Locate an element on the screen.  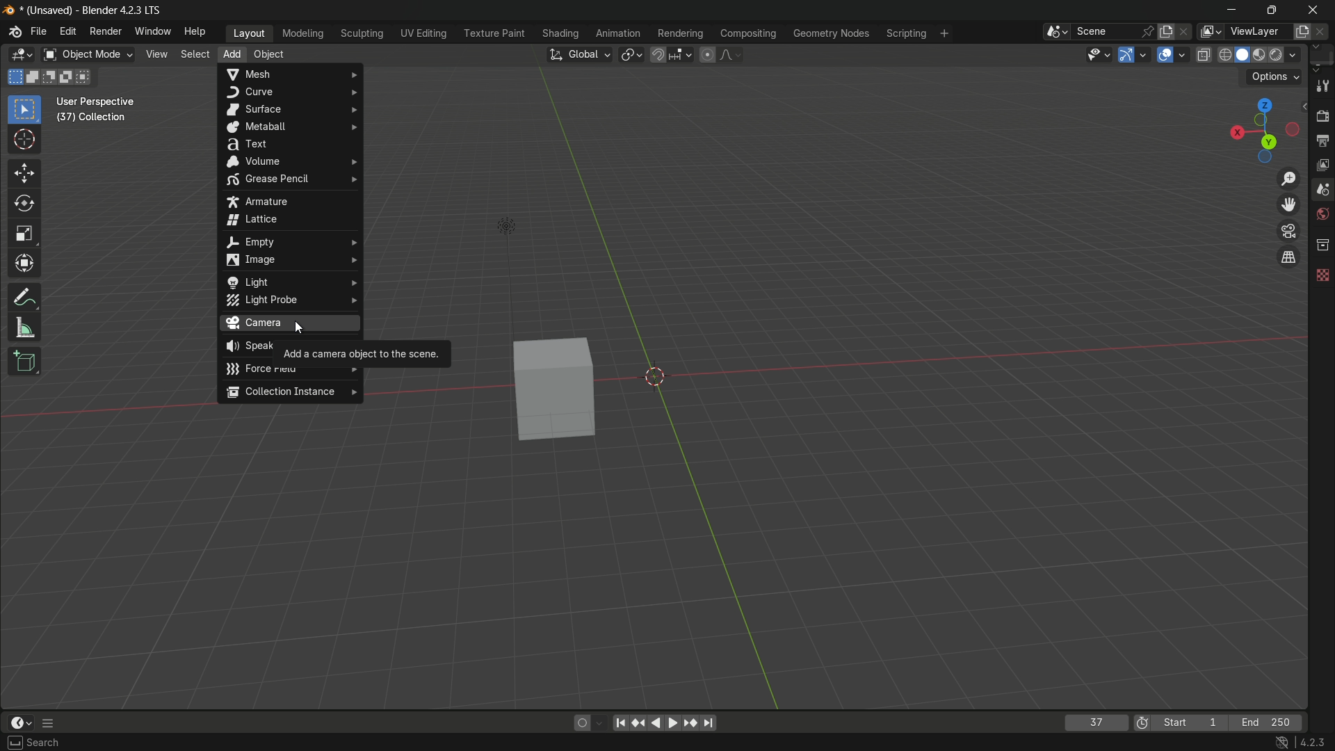
logo is located at coordinates (10, 34).